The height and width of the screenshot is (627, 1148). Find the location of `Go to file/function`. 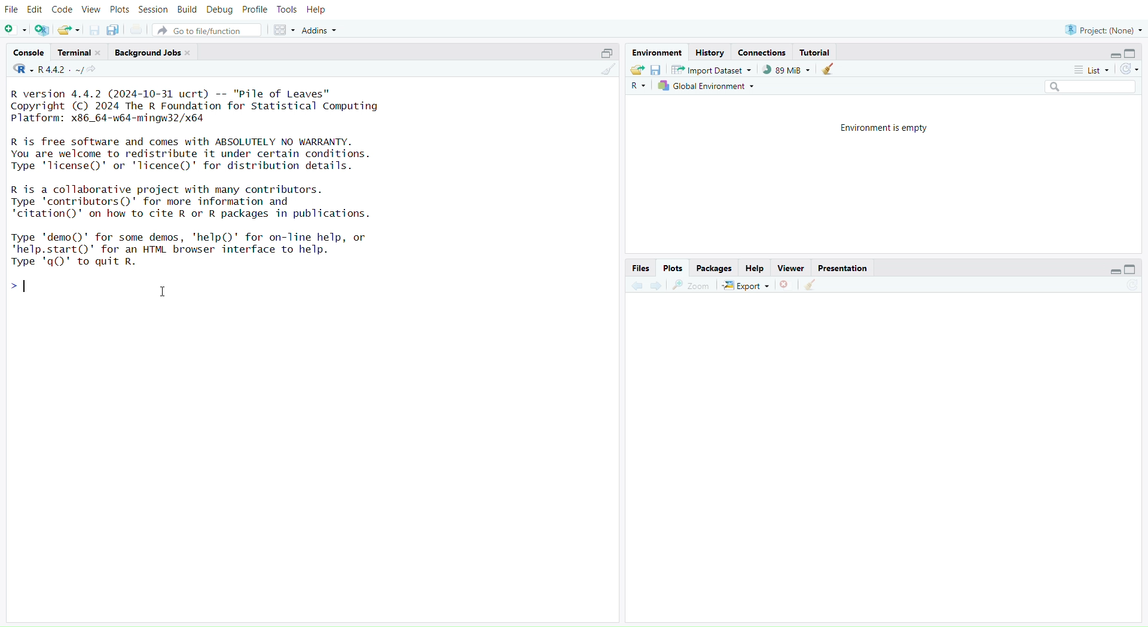

Go to file/function is located at coordinates (207, 30).